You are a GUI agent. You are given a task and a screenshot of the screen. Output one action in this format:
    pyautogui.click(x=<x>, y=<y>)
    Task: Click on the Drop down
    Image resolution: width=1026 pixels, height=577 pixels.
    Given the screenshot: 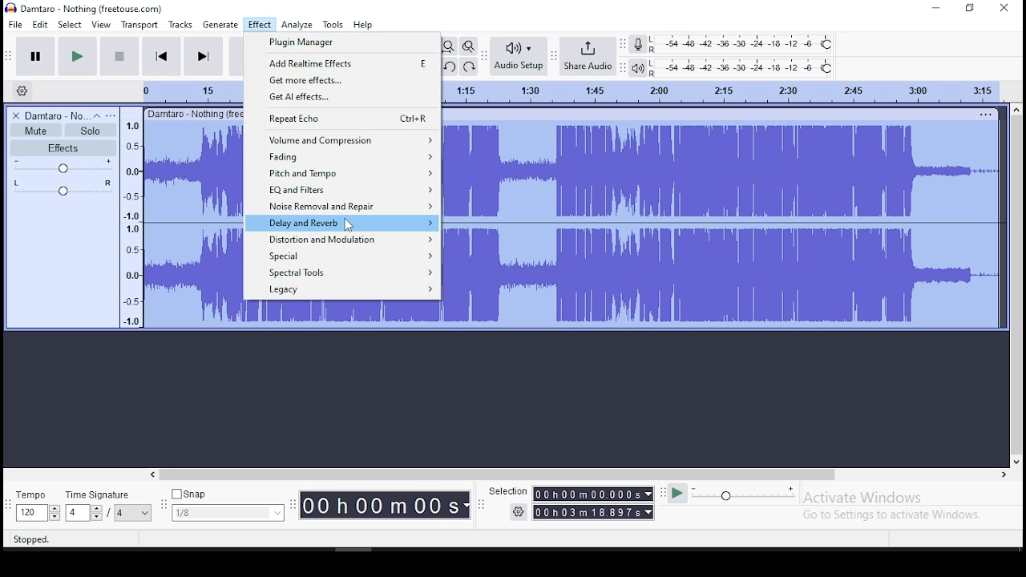 What is the action you would take?
    pyautogui.click(x=54, y=514)
    